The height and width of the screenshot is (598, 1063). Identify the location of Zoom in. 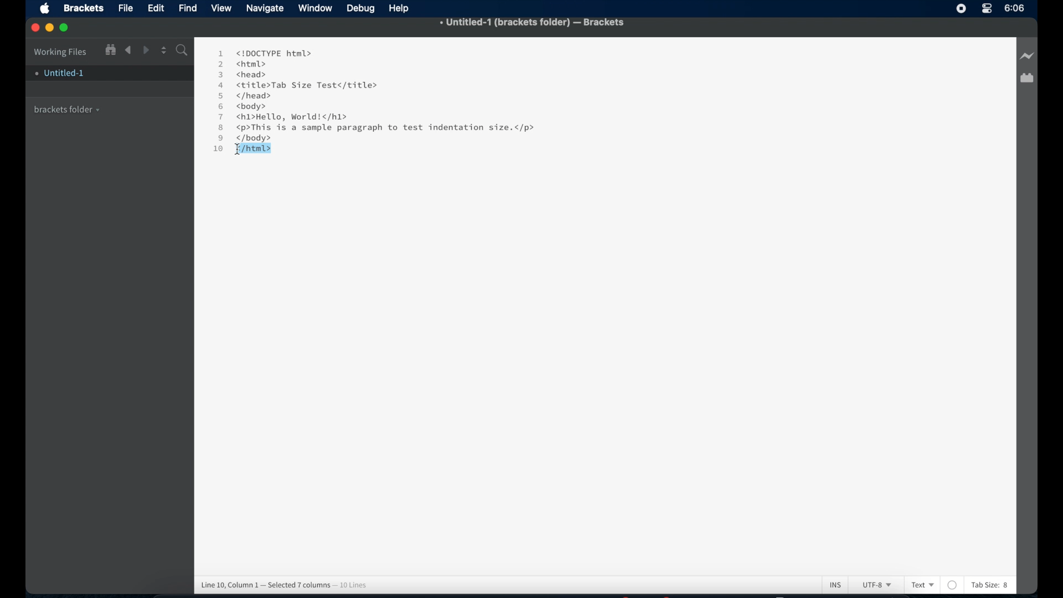
(110, 49).